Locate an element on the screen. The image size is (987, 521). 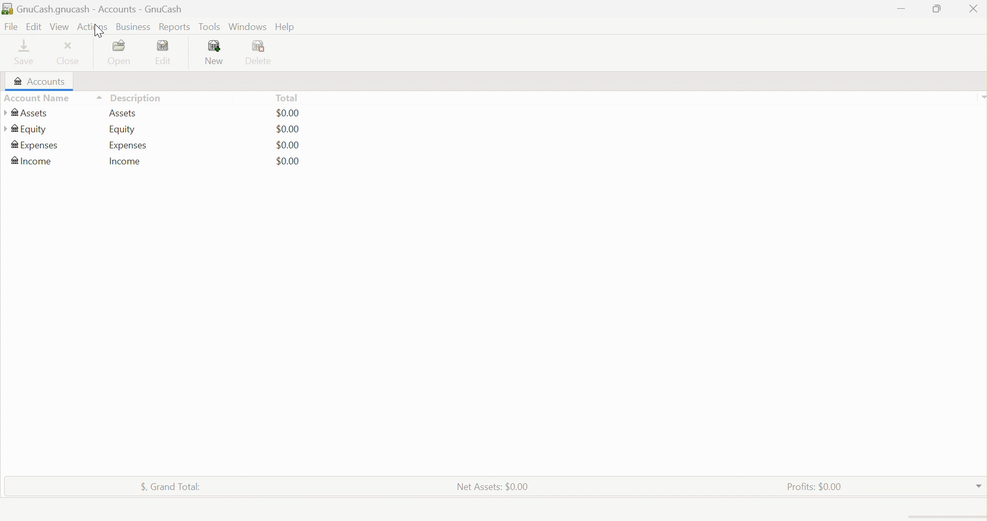
Windows is located at coordinates (246, 26).